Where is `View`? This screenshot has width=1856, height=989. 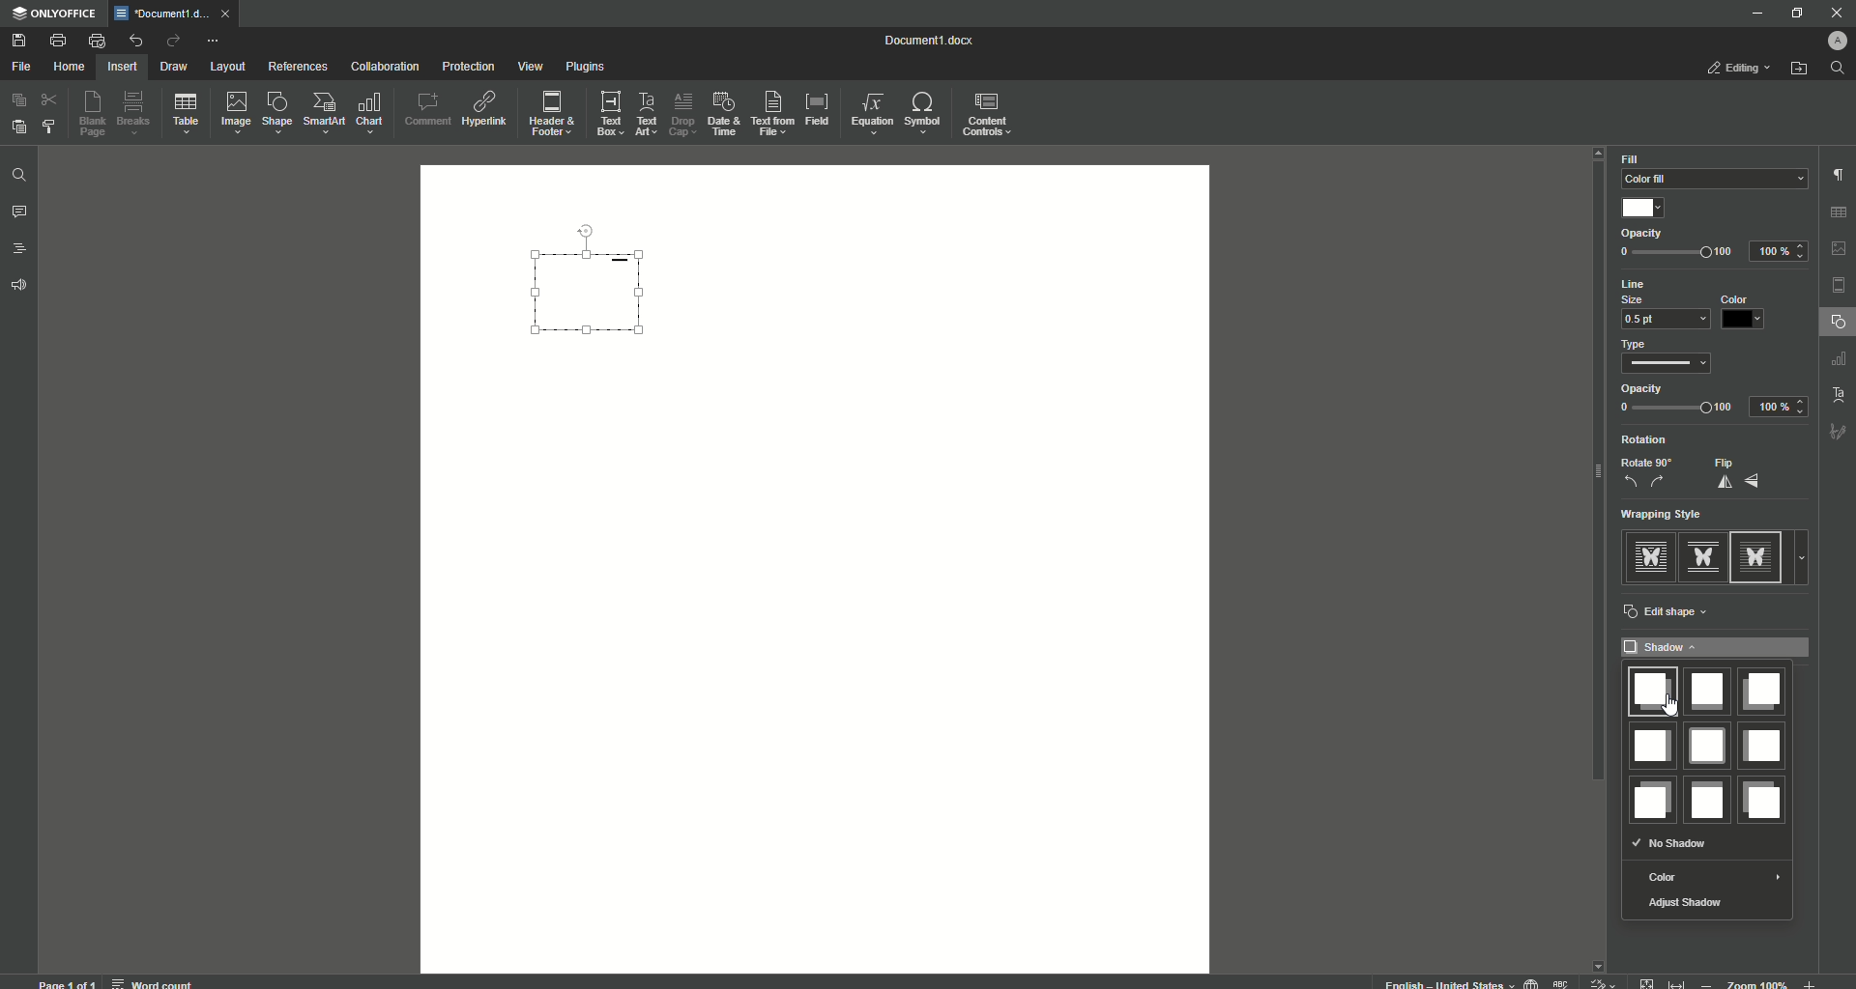
View is located at coordinates (529, 68).